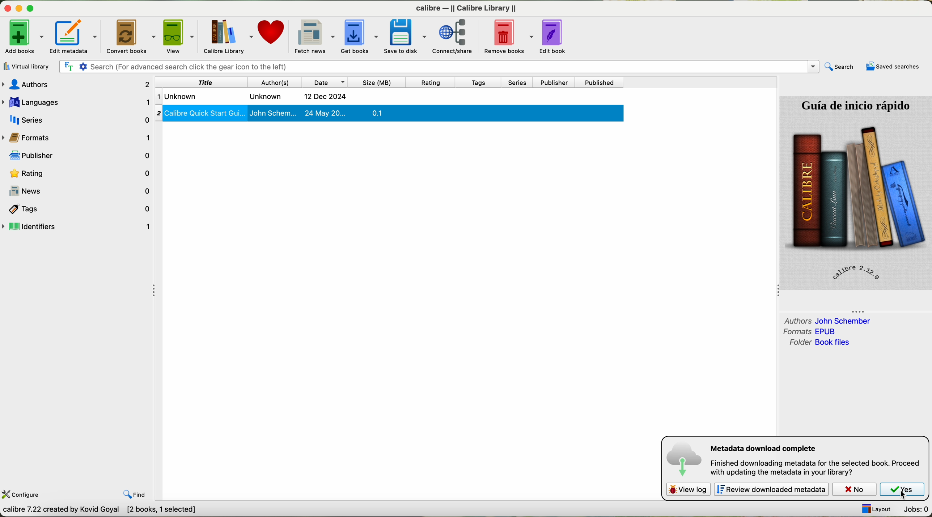  Describe the element at coordinates (83, 190) in the screenshot. I see `news` at that location.